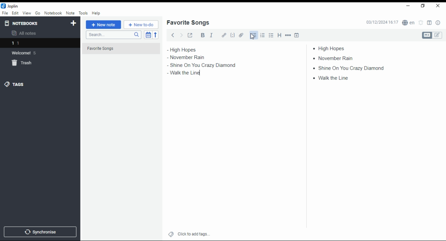 The width and height of the screenshot is (446, 241). Describe the element at coordinates (211, 35) in the screenshot. I see `italics` at that location.